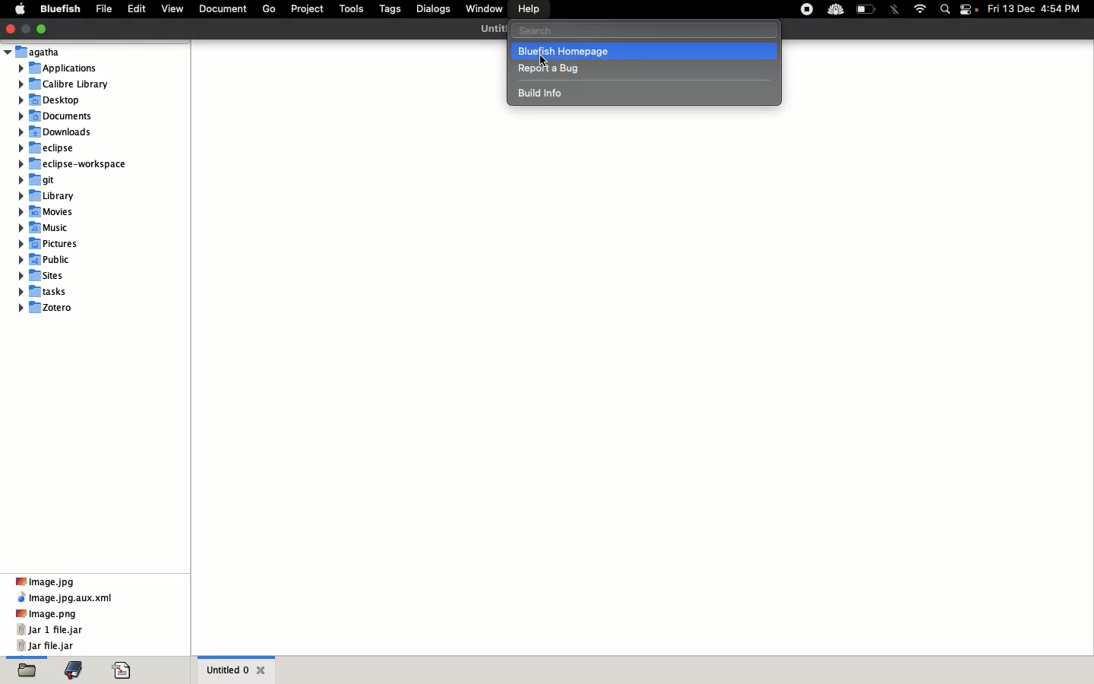  What do you see at coordinates (65, 309) in the screenshot?
I see `zotero` at bounding box center [65, 309].